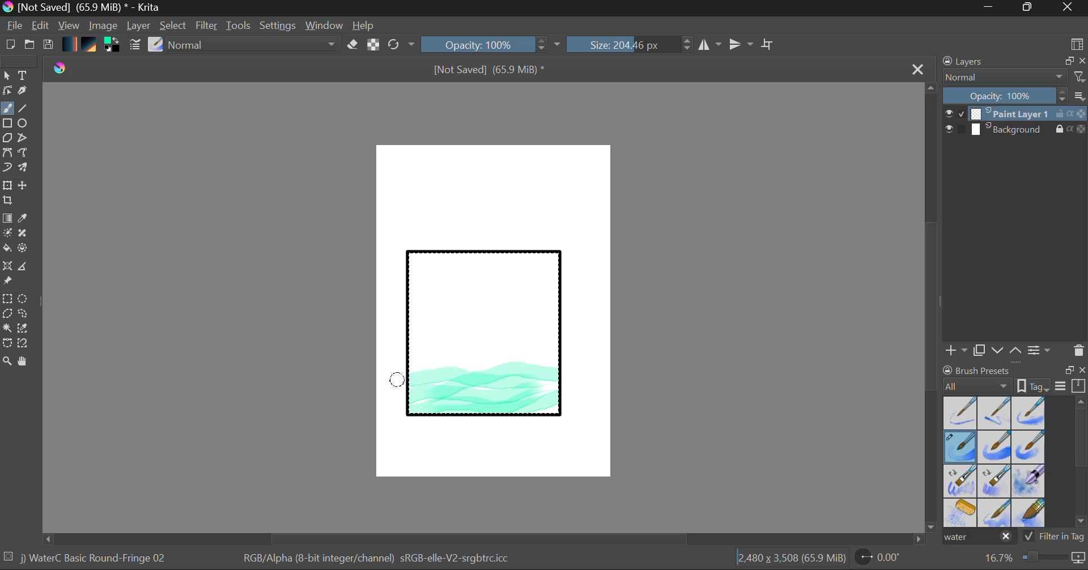  Describe the element at coordinates (401, 44) in the screenshot. I see `Refresh` at that location.